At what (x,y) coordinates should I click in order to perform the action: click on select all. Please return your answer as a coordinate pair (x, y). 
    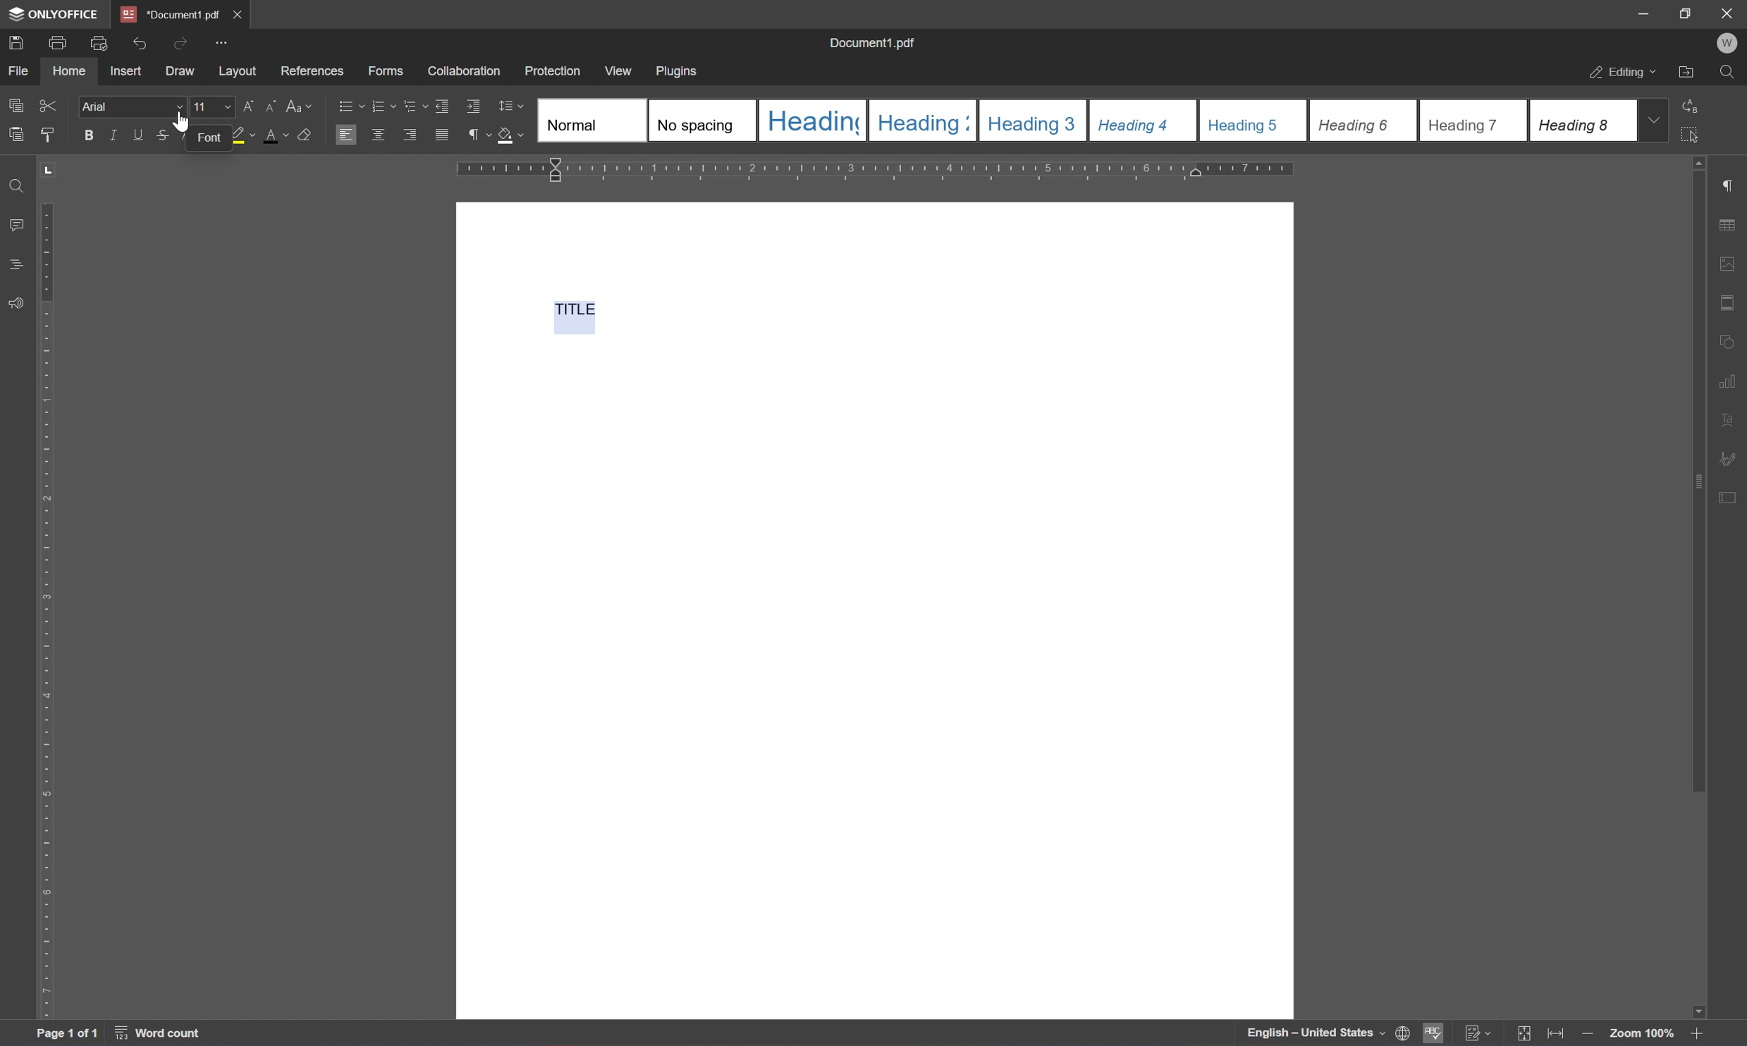
    Looking at the image, I should click on (1691, 136).